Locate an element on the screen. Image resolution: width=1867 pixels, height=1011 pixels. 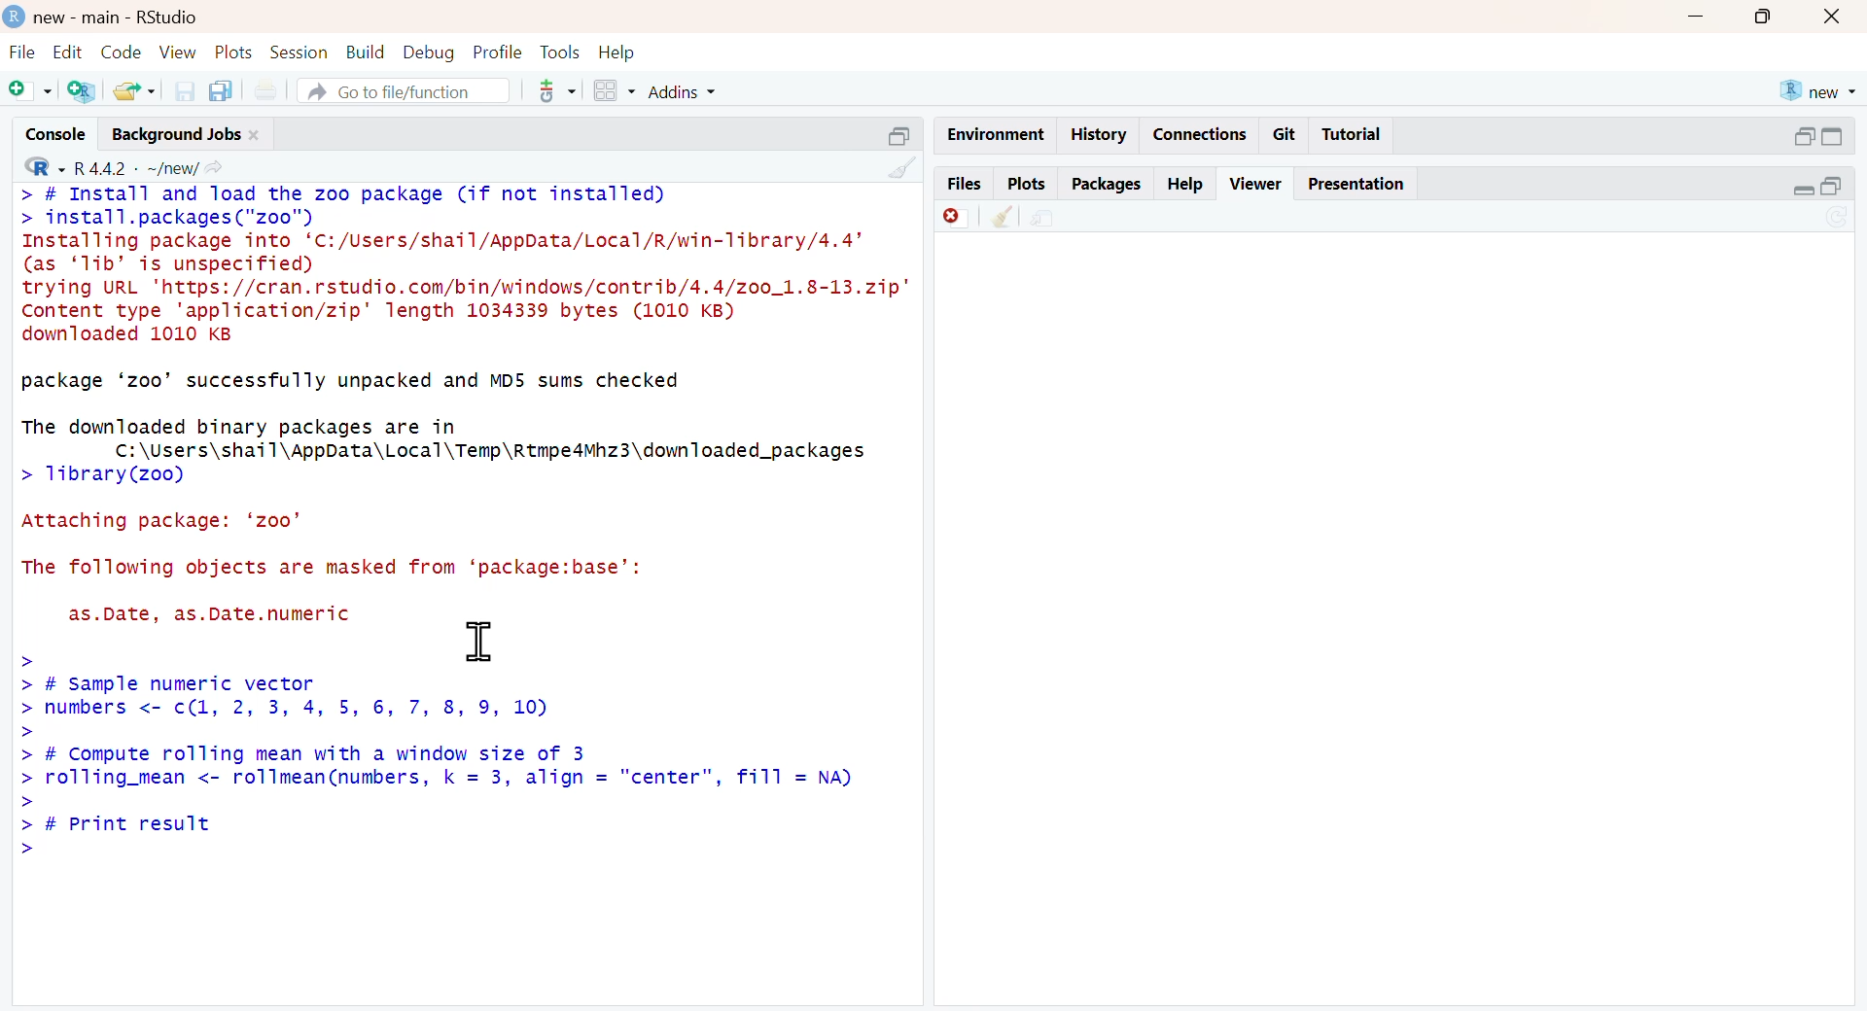
grid is located at coordinates (617, 91).